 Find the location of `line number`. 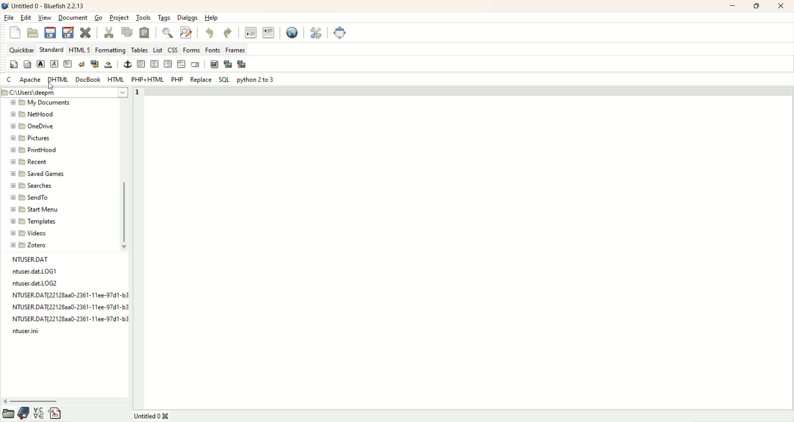

line number is located at coordinates (139, 92).